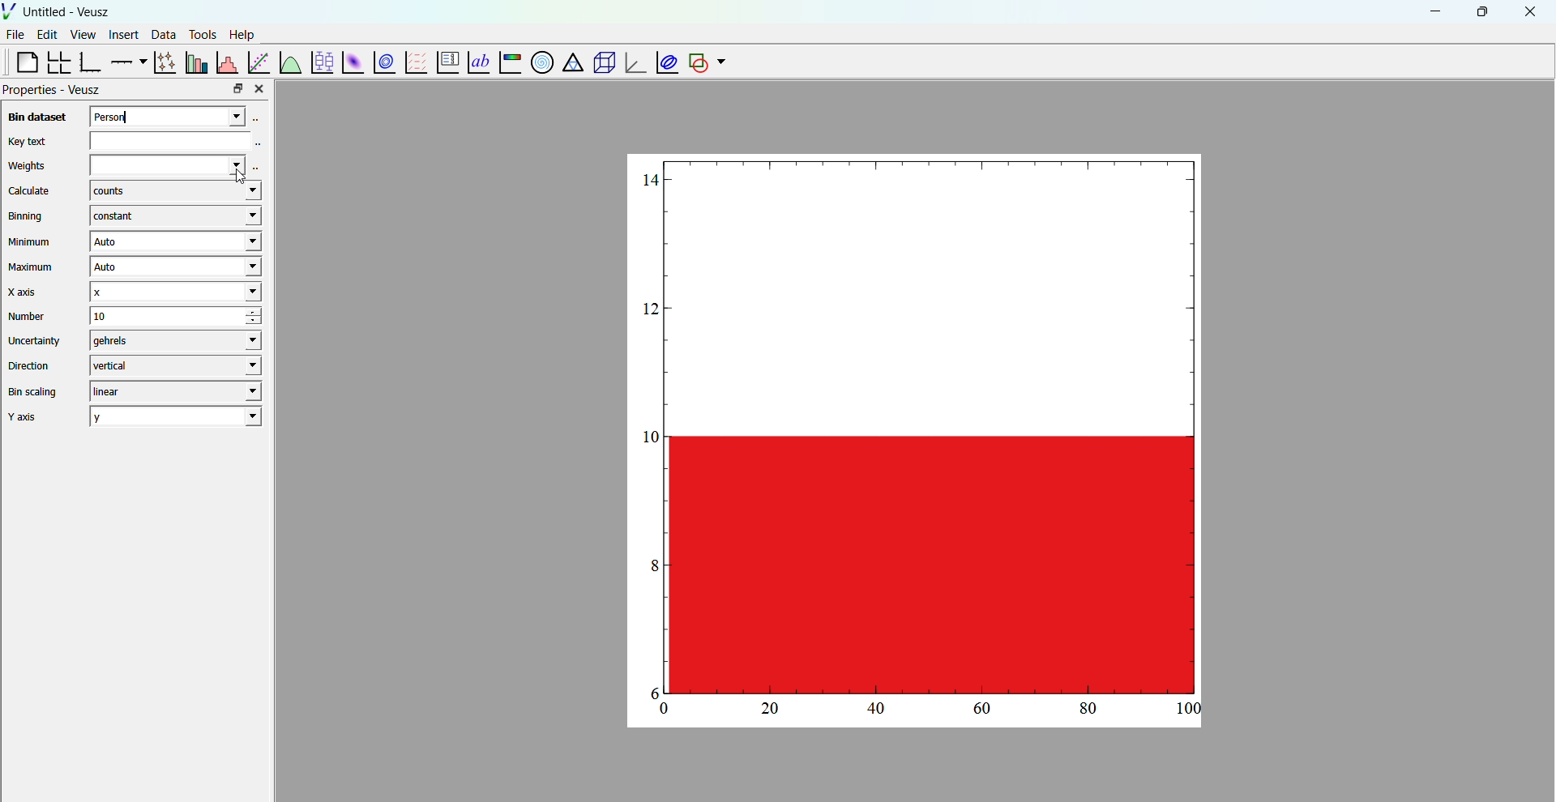 Image resolution: width=1556 pixels, height=802 pixels. What do you see at coordinates (242, 33) in the screenshot?
I see `help` at bounding box center [242, 33].